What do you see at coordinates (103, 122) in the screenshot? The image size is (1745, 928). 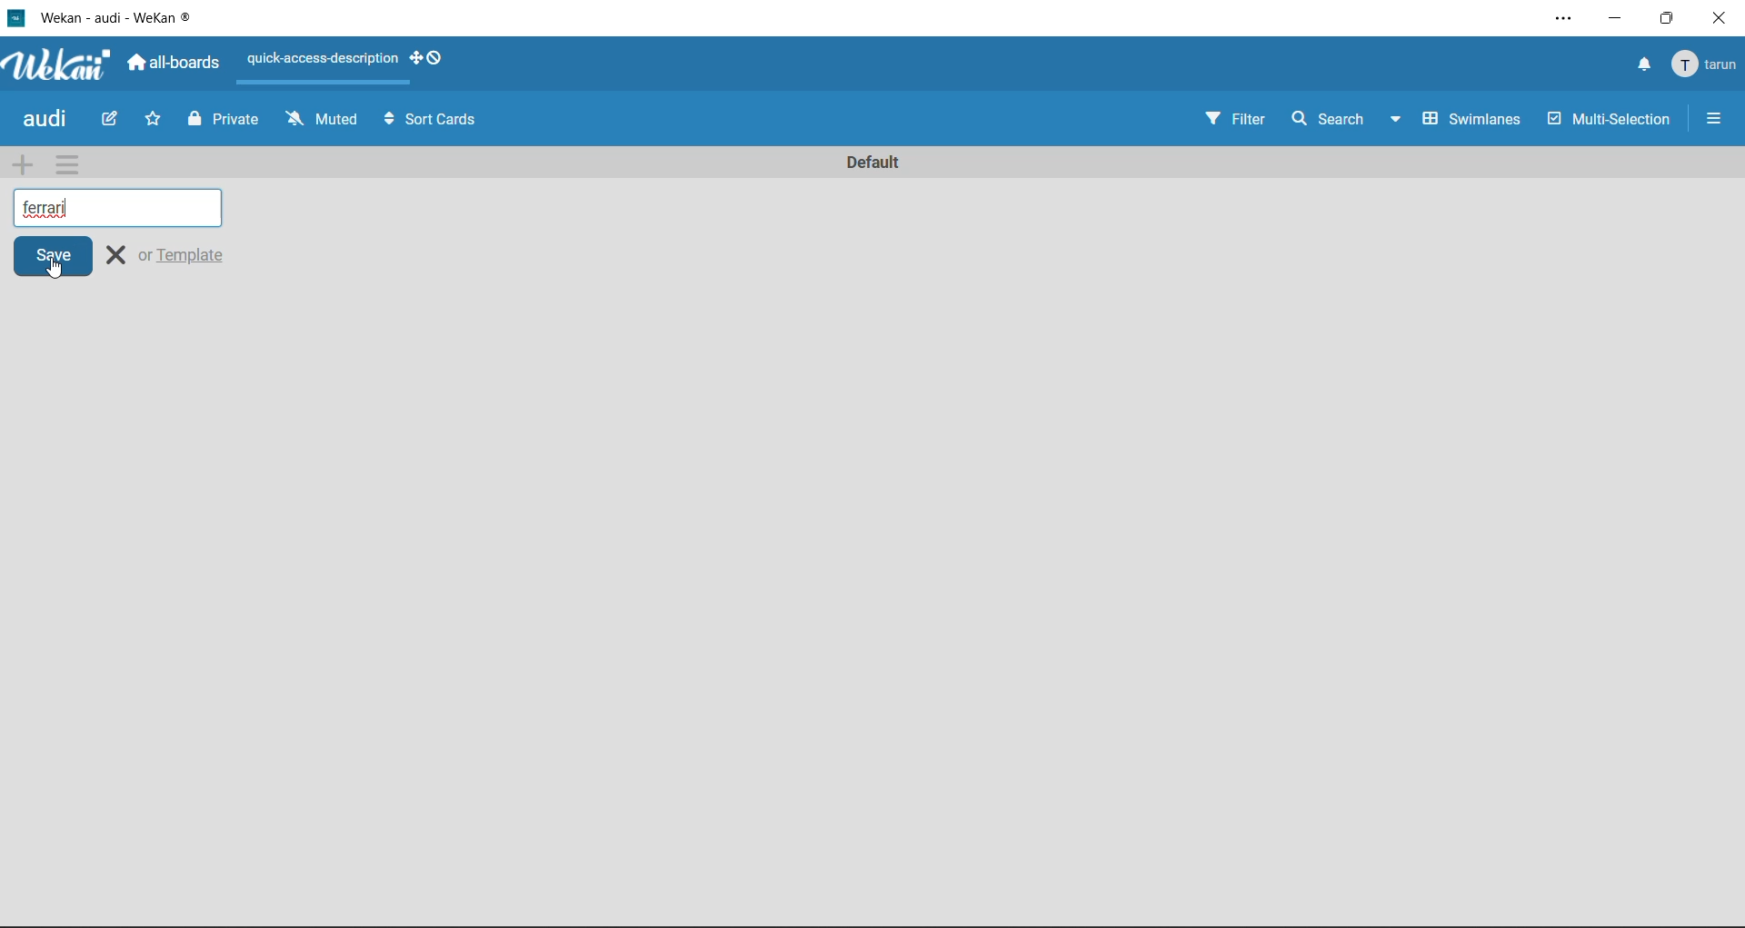 I see `edit` at bounding box center [103, 122].